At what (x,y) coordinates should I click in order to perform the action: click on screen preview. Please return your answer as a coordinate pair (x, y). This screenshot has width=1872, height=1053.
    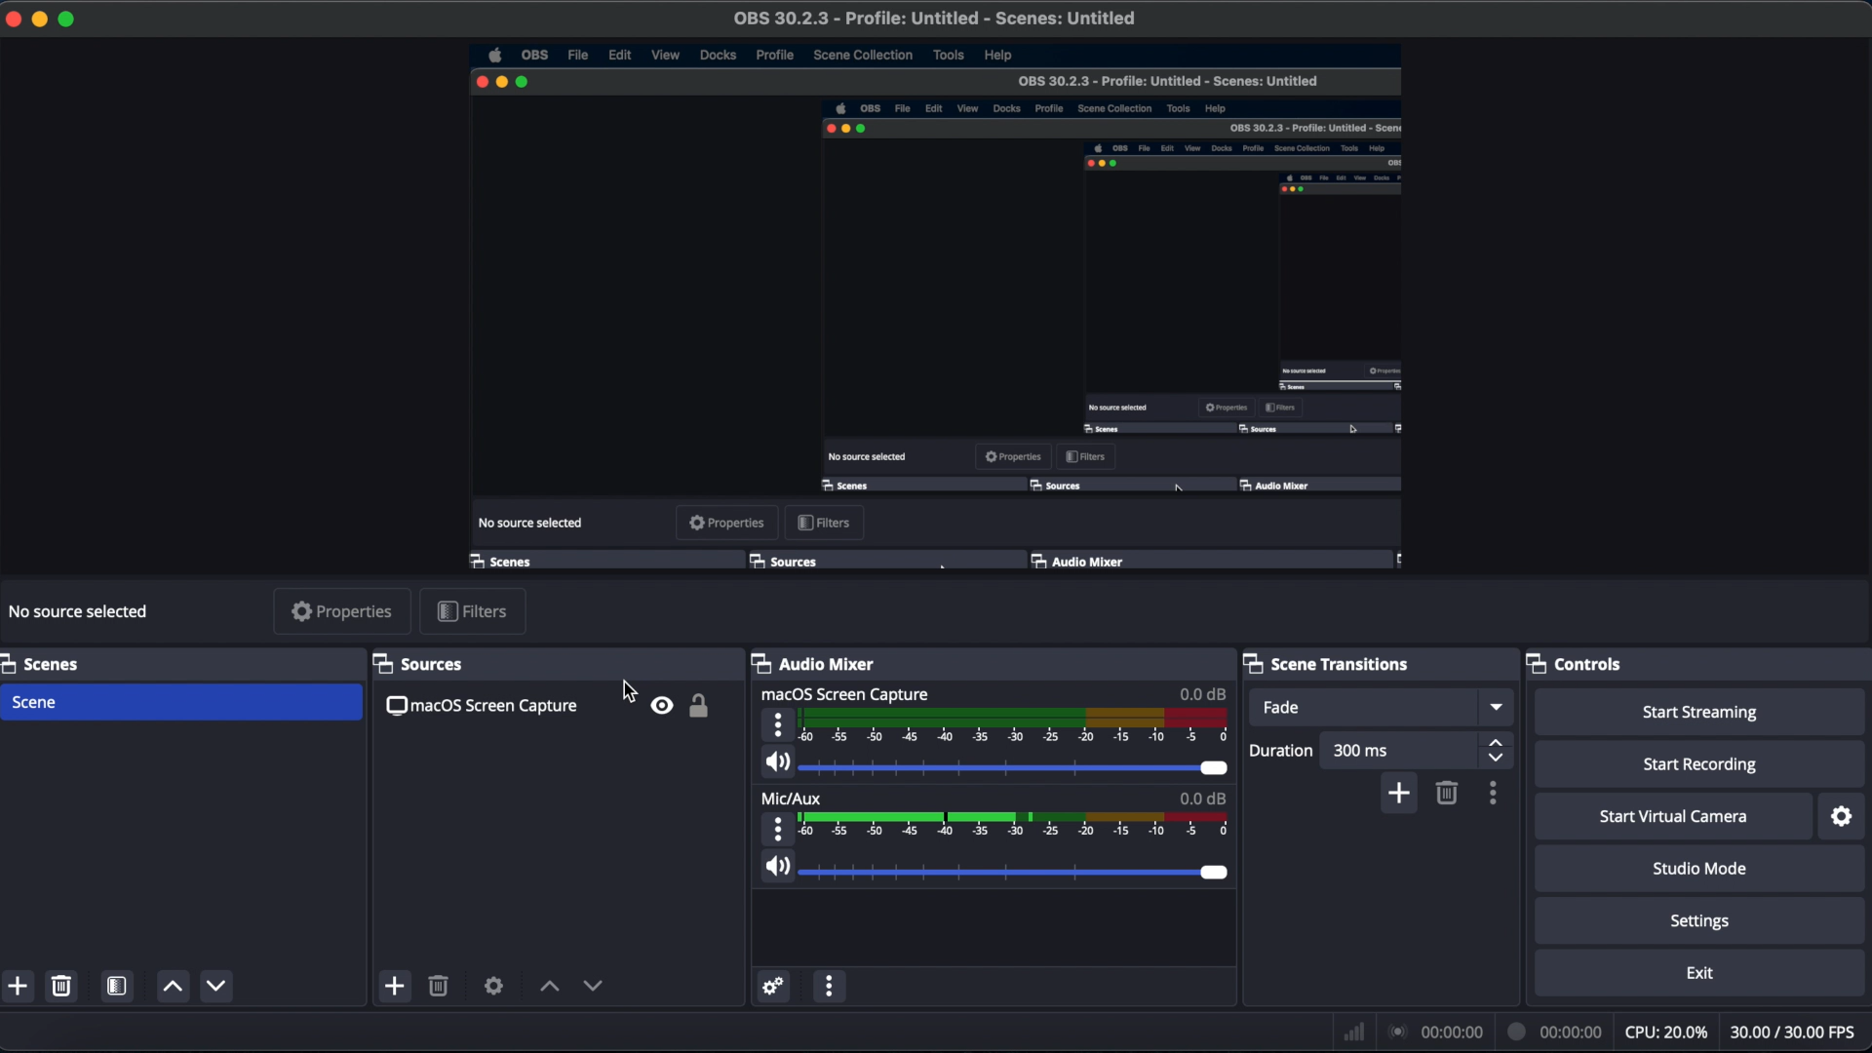
    Looking at the image, I should click on (937, 308).